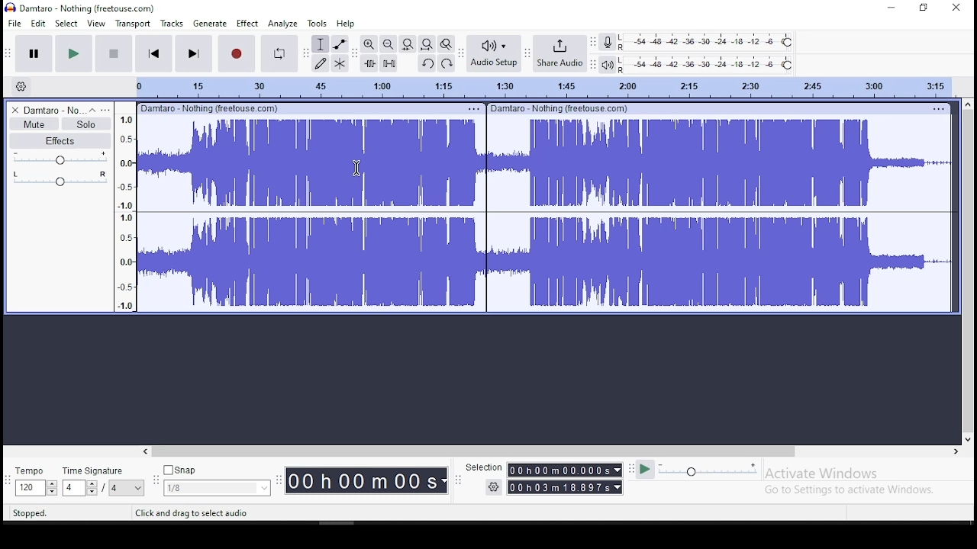 This screenshot has width=977, height=549. What do you see at coordinates (34, 52) in the screenshot?
I see `pause` at bounding box center [34, 52].